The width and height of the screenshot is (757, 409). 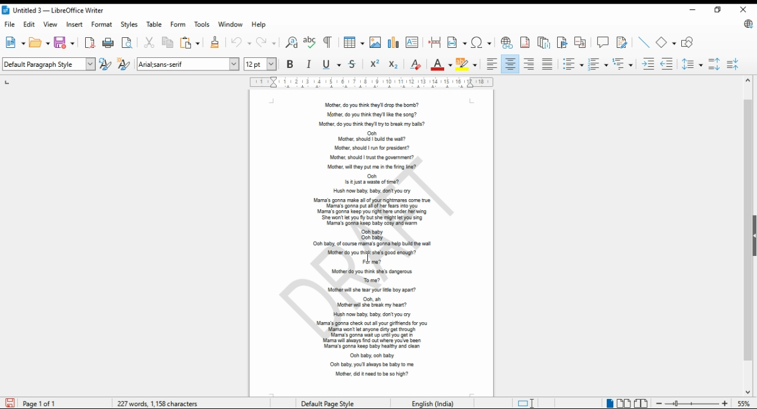 What do you see at coordinates (312, 43) in the screenshot?
I see `check spelling` at bounding box center [312, 43].